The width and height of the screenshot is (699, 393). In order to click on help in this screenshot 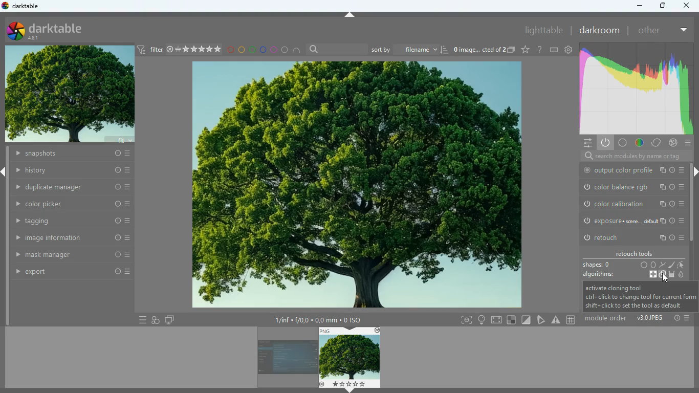, I will do `click(539, 50)`.